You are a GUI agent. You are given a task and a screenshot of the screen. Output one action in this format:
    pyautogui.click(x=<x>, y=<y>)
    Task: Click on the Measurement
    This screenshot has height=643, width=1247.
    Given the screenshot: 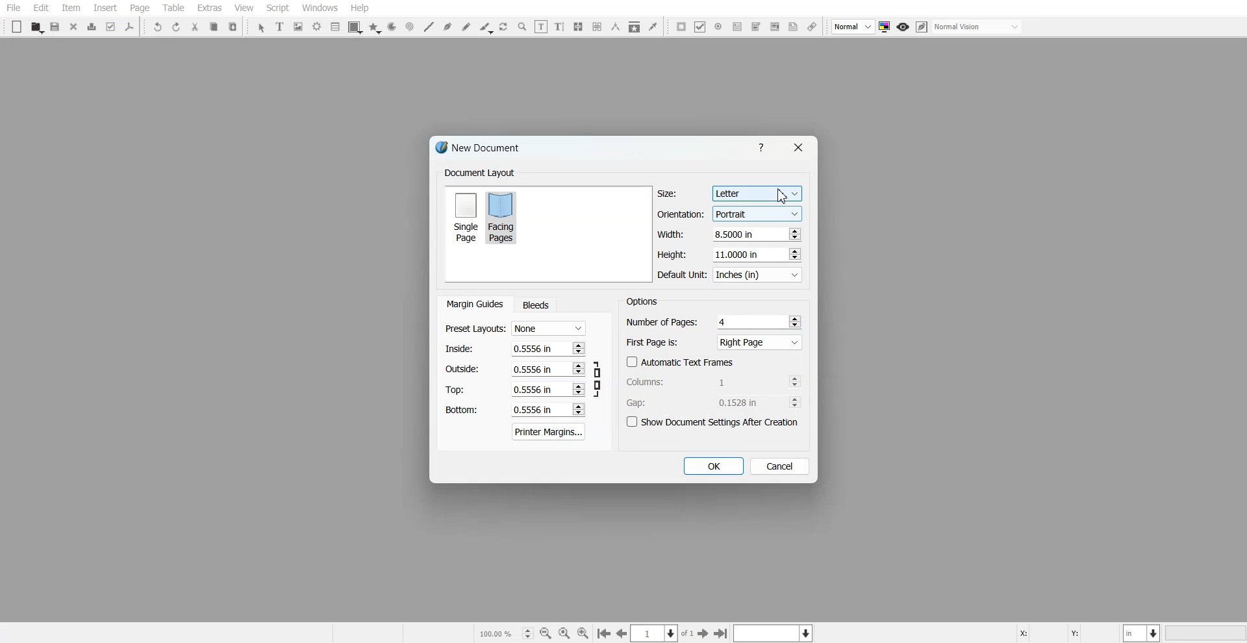 What is the action you would take?
    pyautogui.click(x=616, y=27)
    